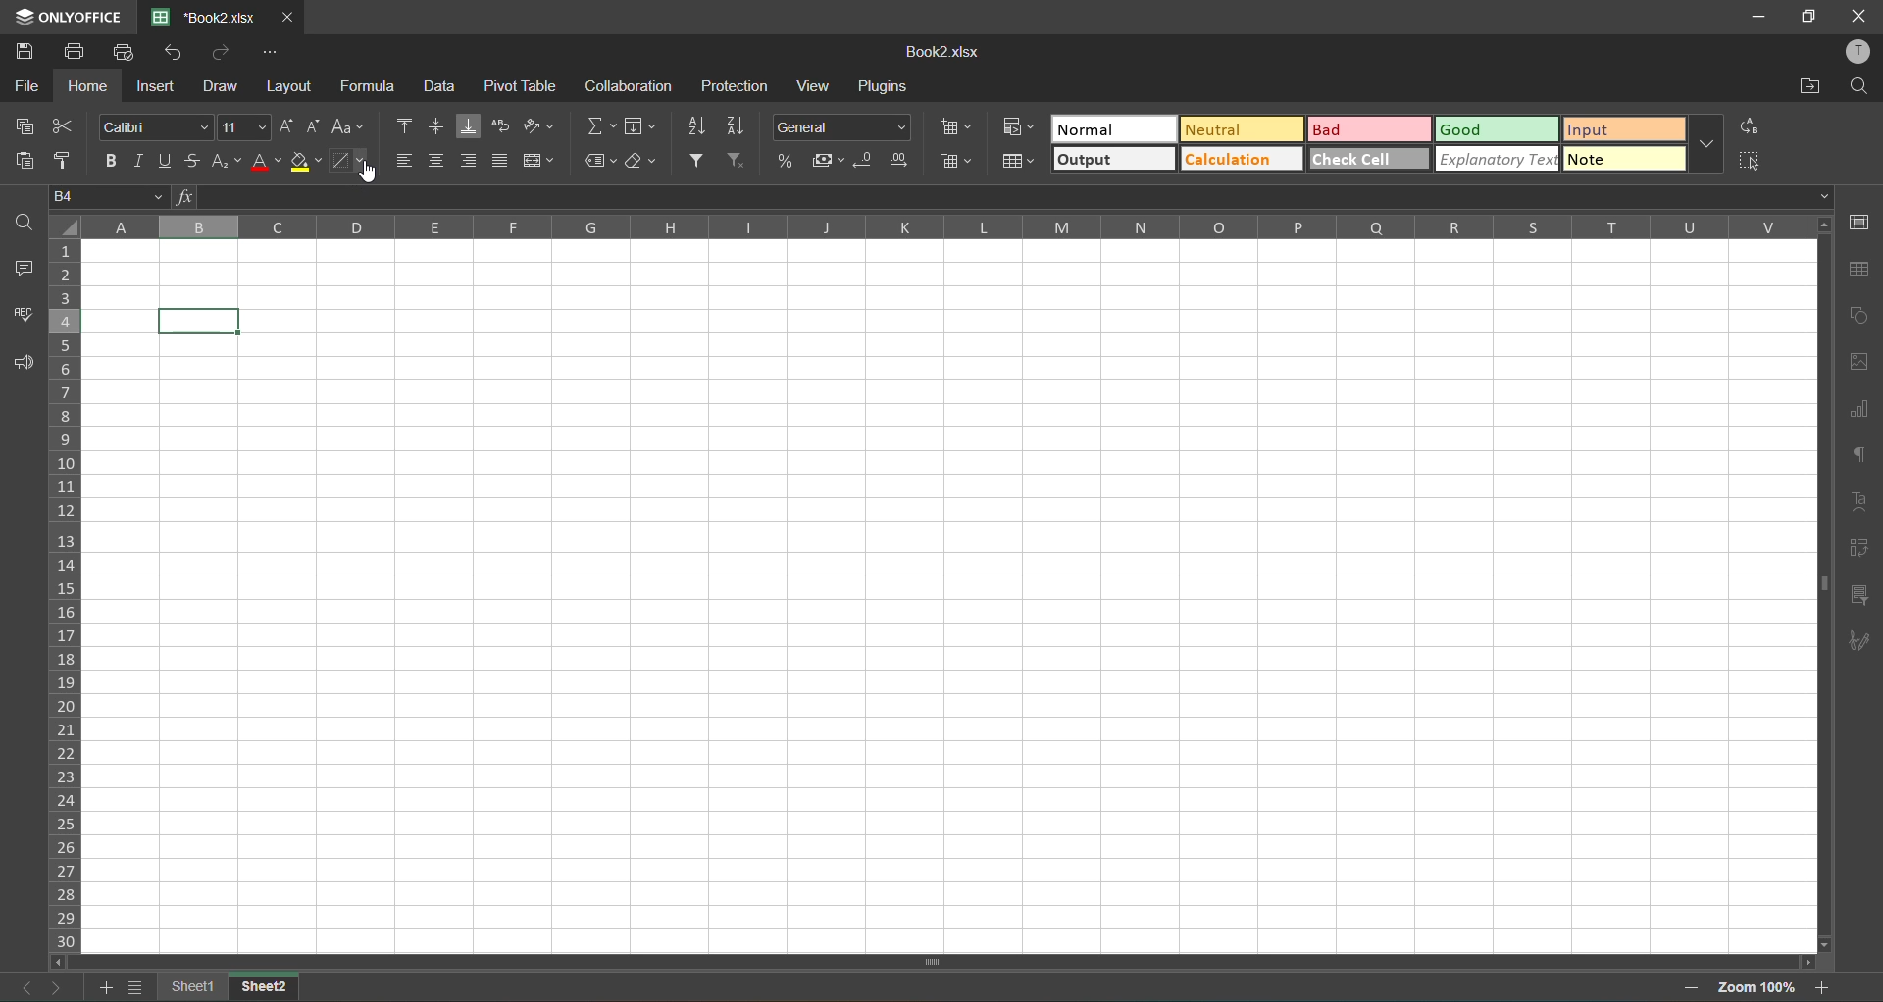  Describe the element at coordinates (1822, 987) in the screenshot. I see `zoom in` at that location.